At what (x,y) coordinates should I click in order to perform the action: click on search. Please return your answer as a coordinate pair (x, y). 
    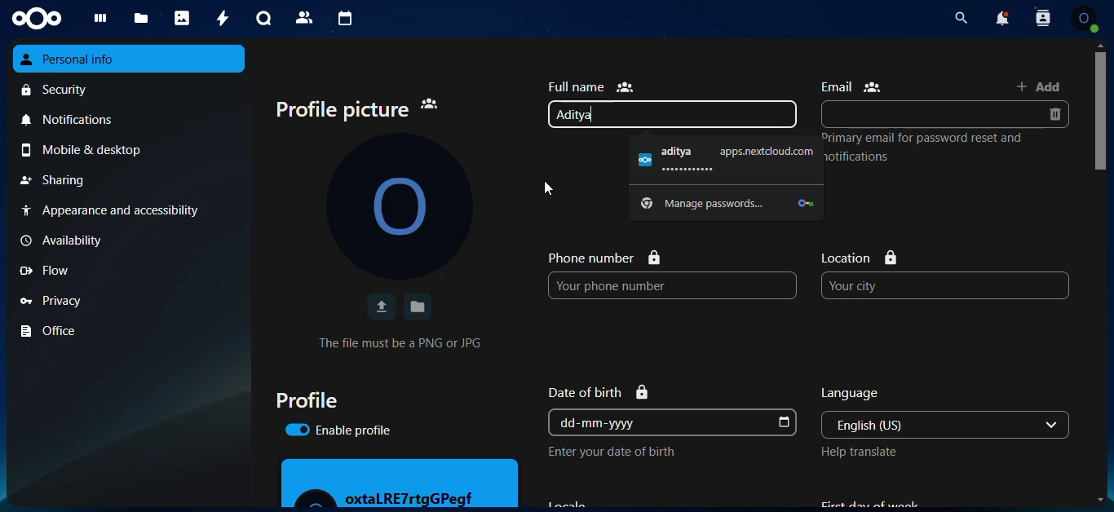
    Looking at the image, I should click on (961, 18).